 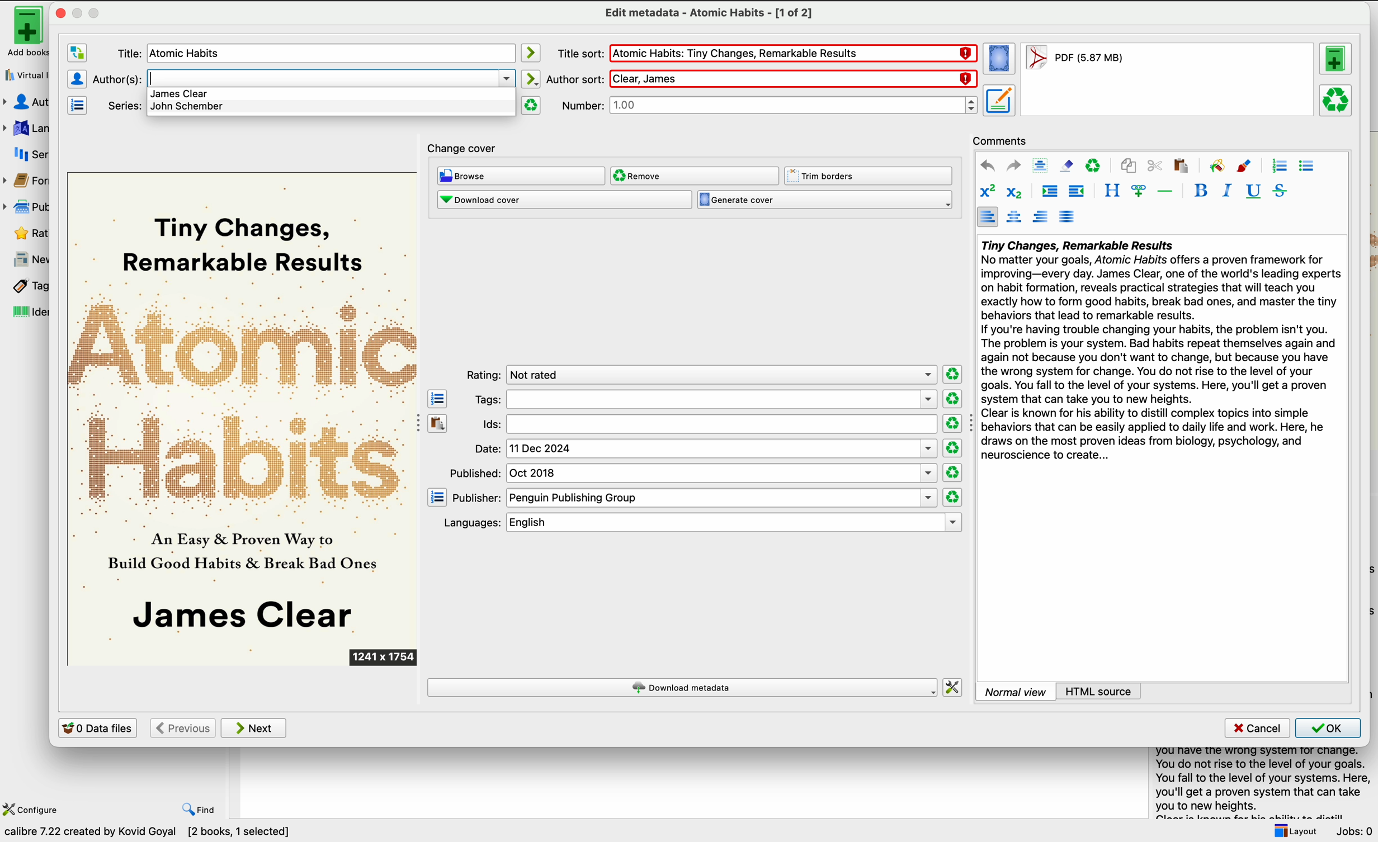 I want to click on decrease indentation, so click(x=1078, y=192).